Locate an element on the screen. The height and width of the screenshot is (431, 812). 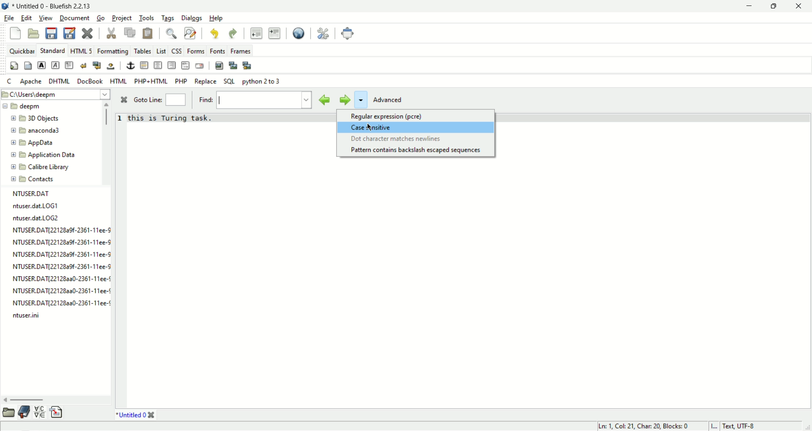
snippets is located at coordinates (57, 414).